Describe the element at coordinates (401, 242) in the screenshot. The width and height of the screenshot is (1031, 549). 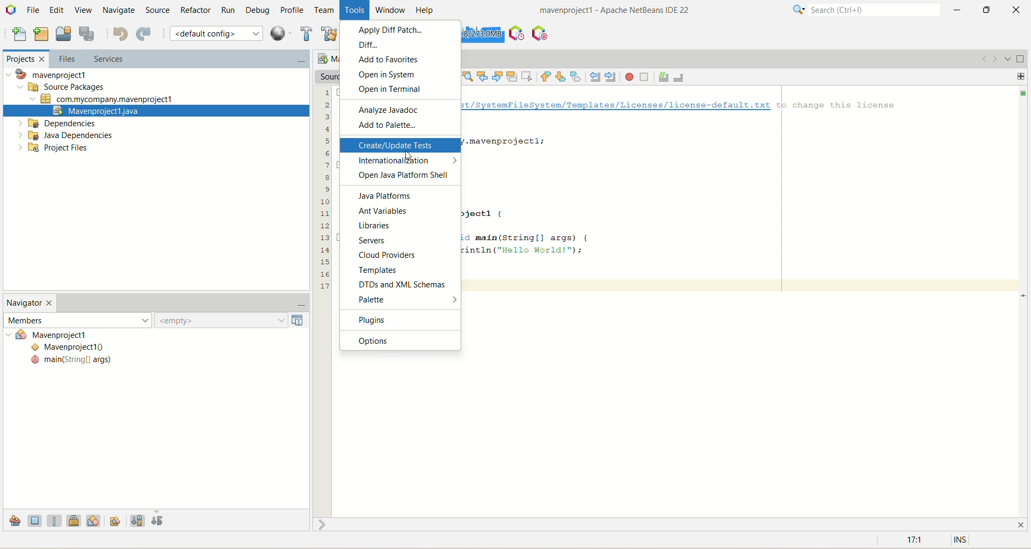
I see `servers` at that location.